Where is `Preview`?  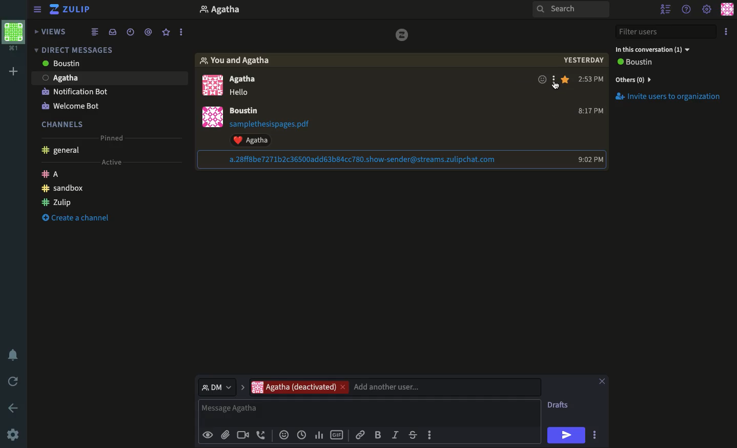 Preview is located at coordinates (208, 434).